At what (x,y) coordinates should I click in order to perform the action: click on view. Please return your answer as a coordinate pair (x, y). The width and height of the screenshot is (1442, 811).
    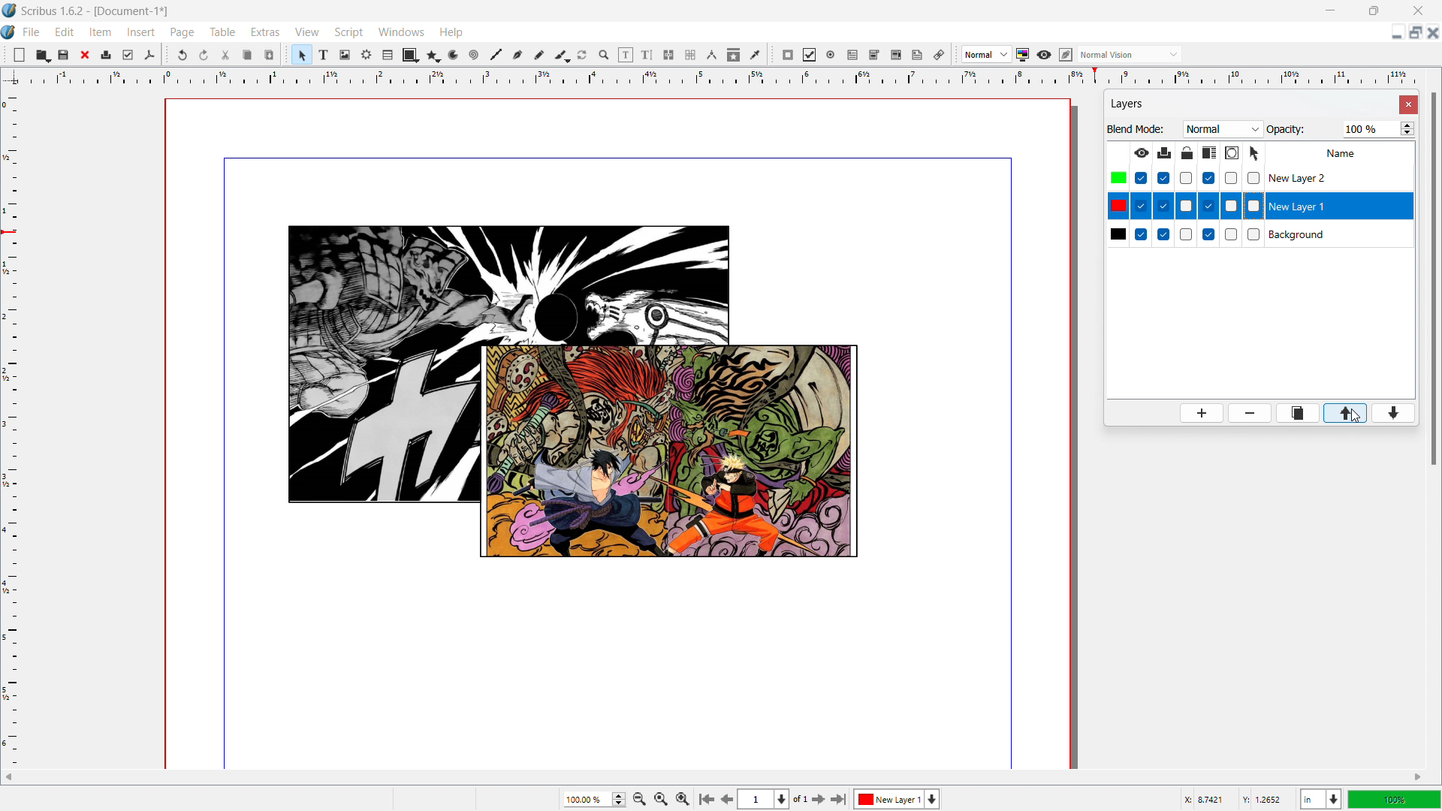
    Looking at the image, I should click on (306, 32).